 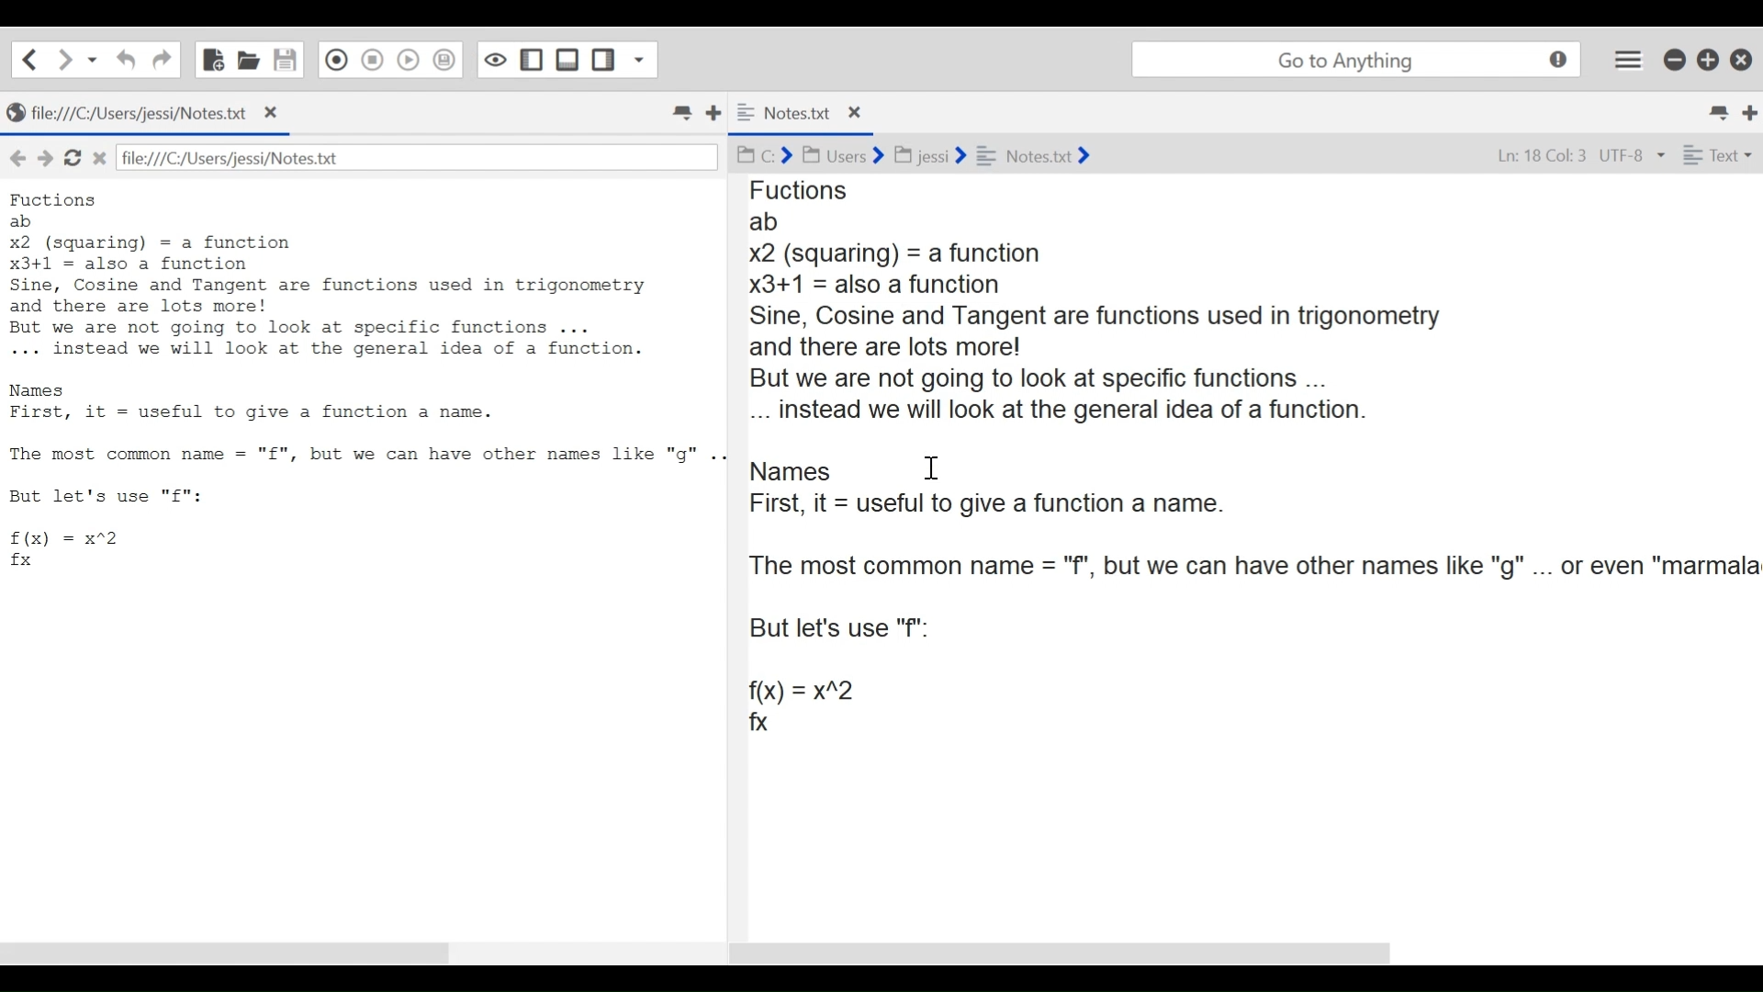 What do you see at coordinates (234, 955) in the screenshot?
I see `horizontal scroll bar` at bounding box center [234, 955].